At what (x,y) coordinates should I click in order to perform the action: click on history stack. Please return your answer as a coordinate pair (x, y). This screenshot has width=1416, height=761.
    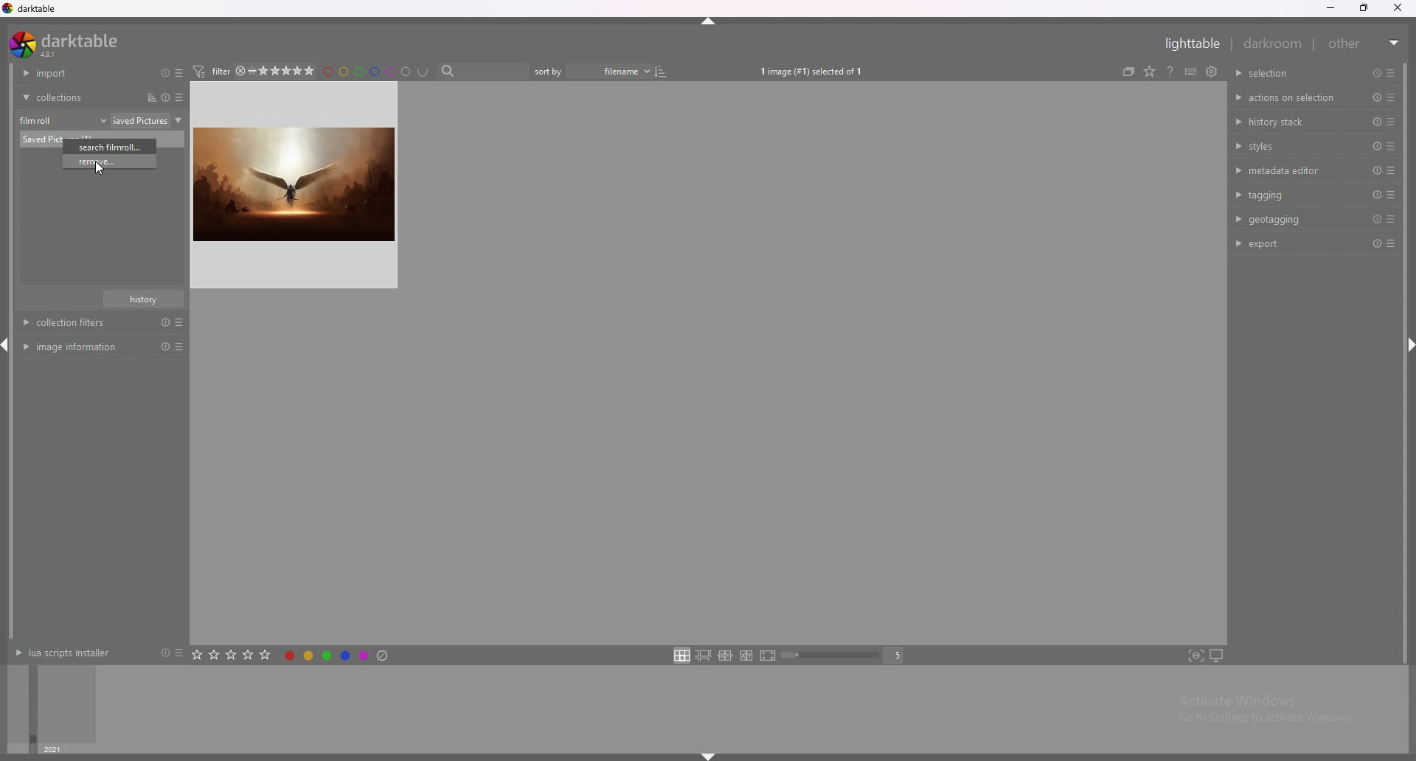
    Looking at the image, I should click on (1291, 121).